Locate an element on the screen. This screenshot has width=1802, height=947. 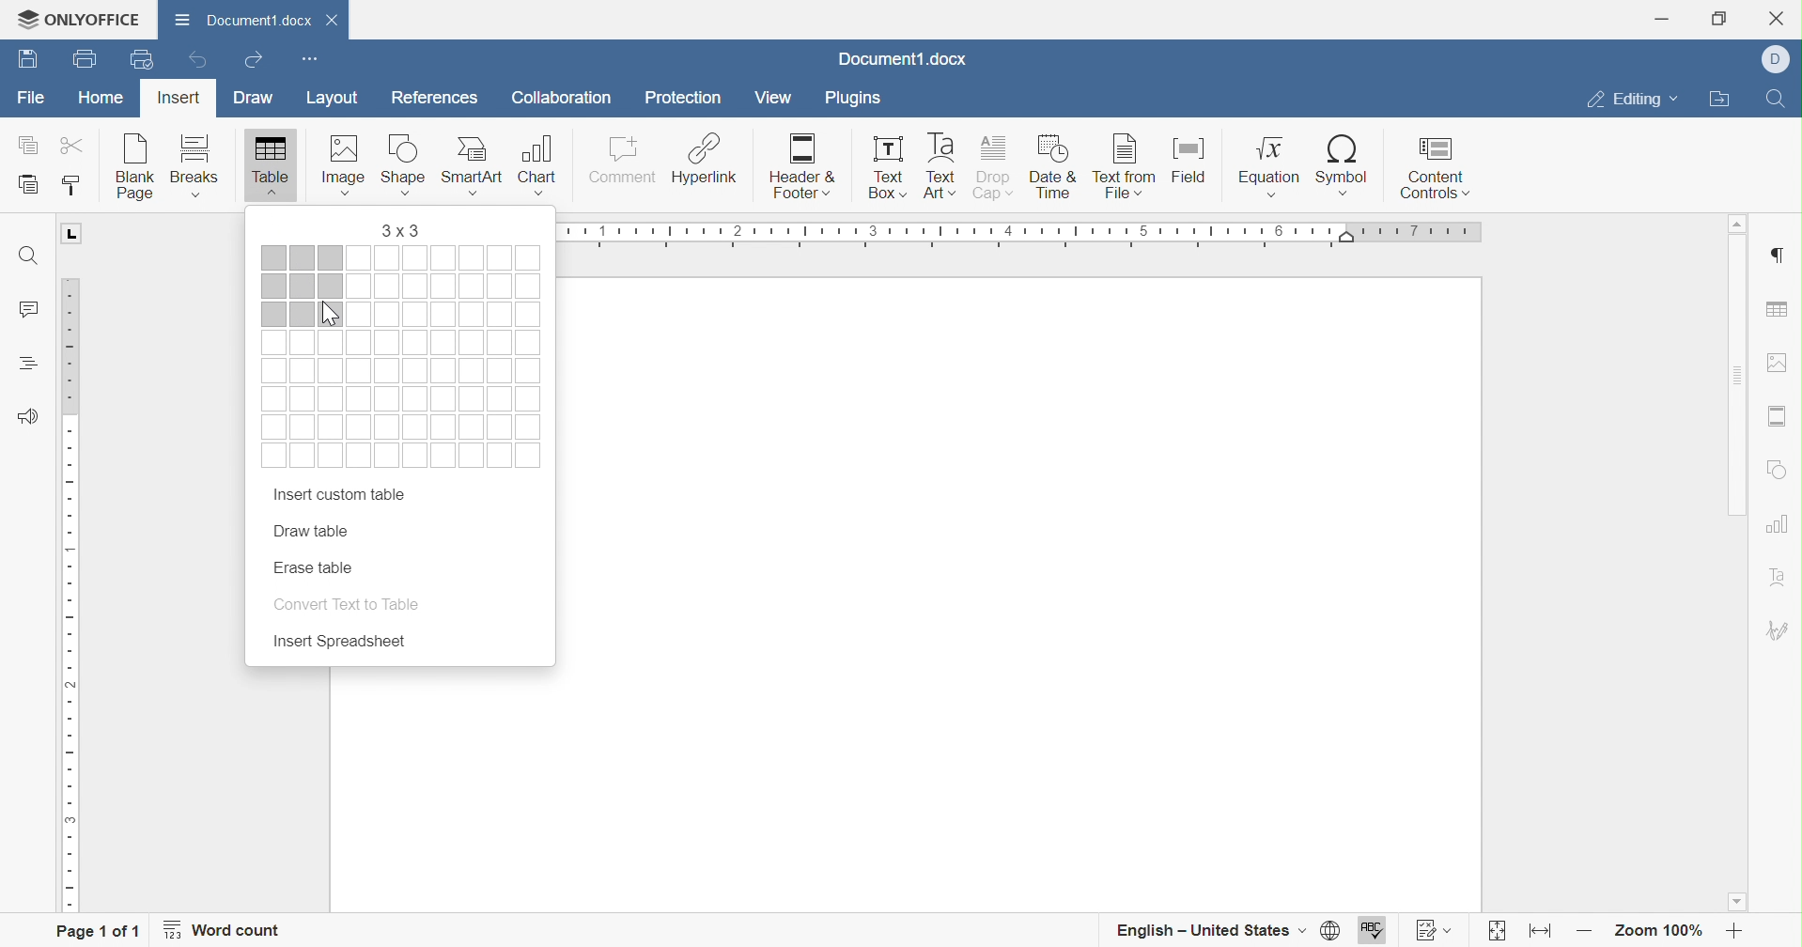
Image settings is located at coordinates (1780, 364).